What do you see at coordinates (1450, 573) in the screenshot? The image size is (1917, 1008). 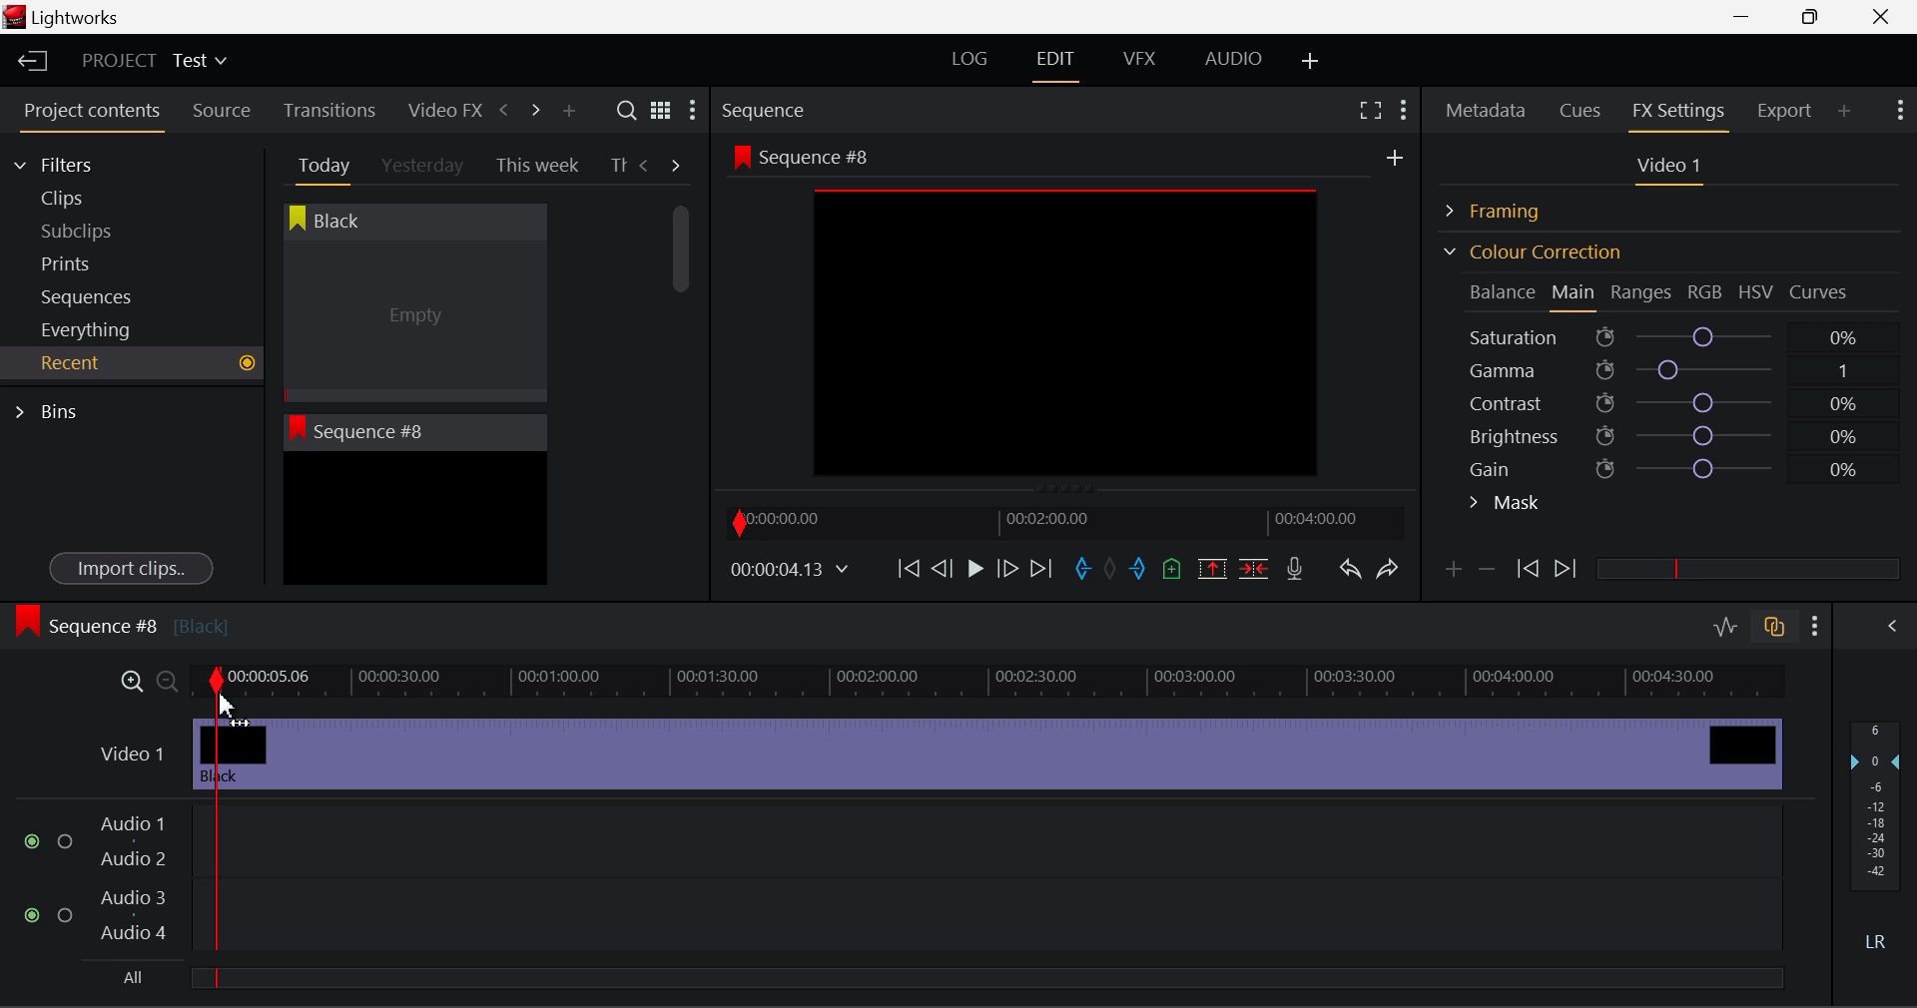 I see `Add keyframe` at bounding box center [1450, 573].